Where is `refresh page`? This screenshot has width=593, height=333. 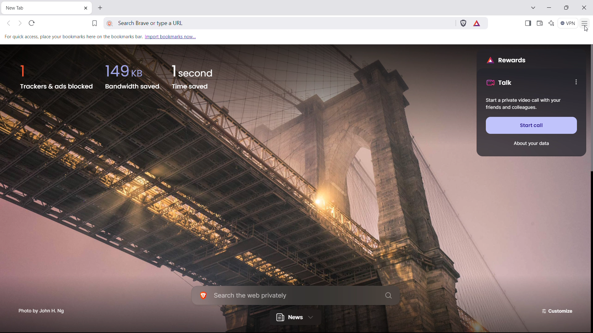 refresh page is located at coordinates (32, 23).